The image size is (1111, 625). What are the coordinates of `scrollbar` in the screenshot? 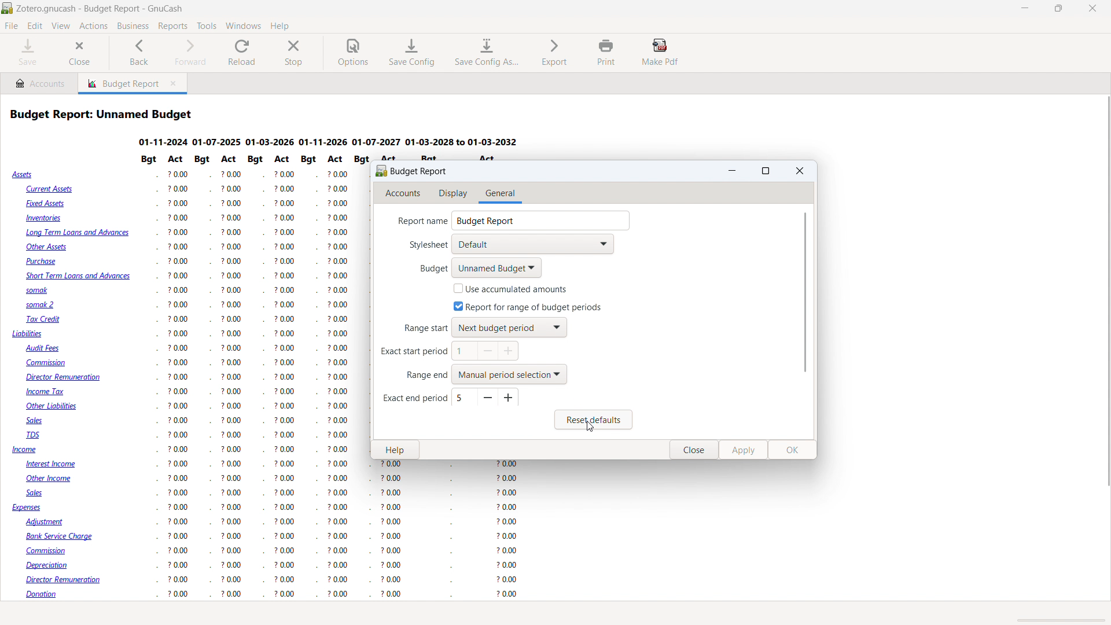 It's located at (805, 293).